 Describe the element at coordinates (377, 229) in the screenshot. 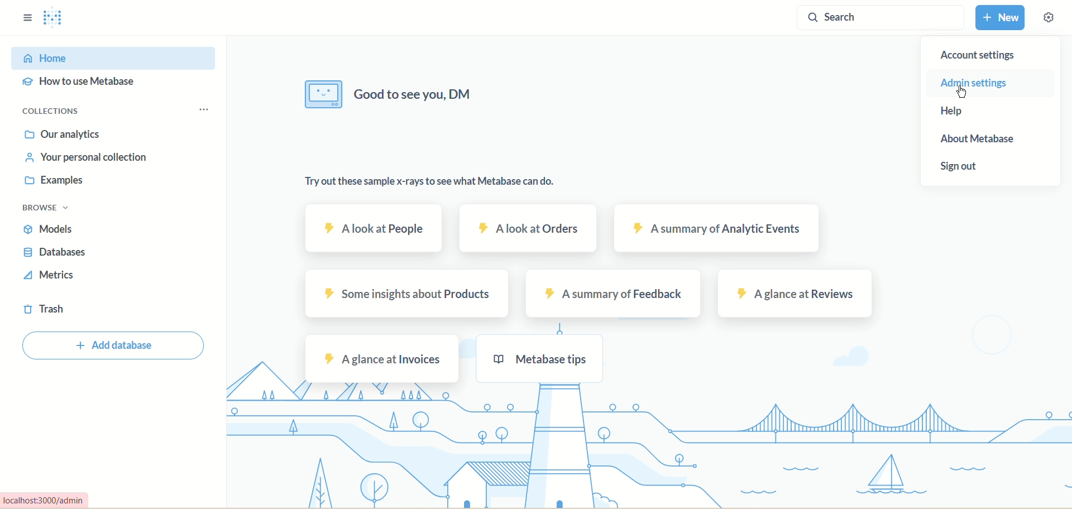

I see `A look at people` at that location.